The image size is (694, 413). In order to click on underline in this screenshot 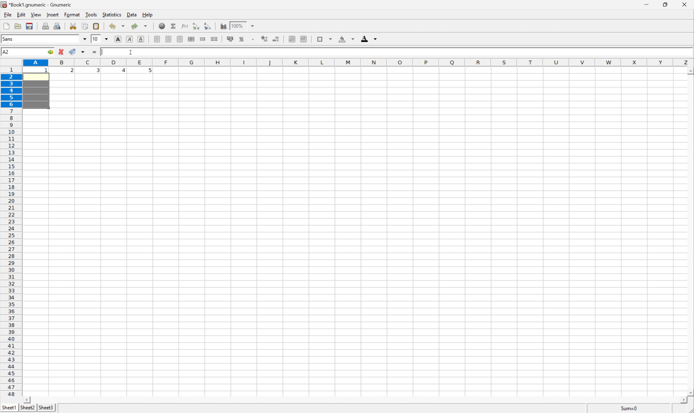, I will do `click(142, 39)`.